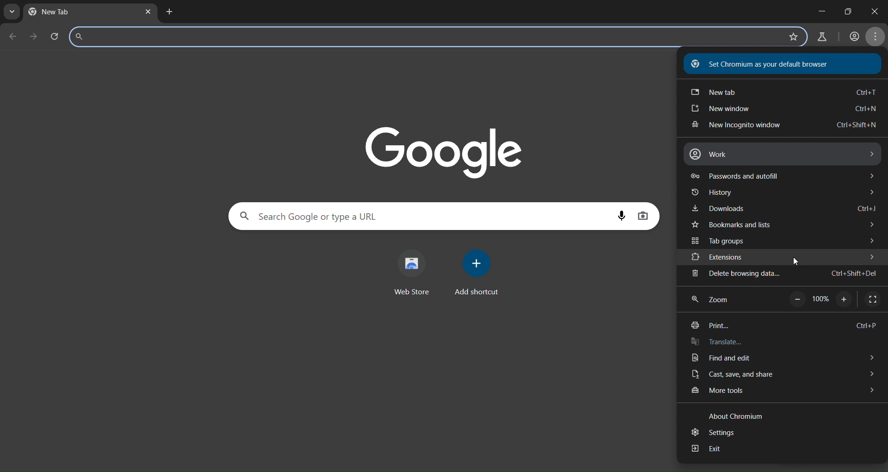 This screenshot has width=888, height=472. What do you see at coordinates (823, 298) in the screenshot?
I see `` at bounding box center [823, 298].